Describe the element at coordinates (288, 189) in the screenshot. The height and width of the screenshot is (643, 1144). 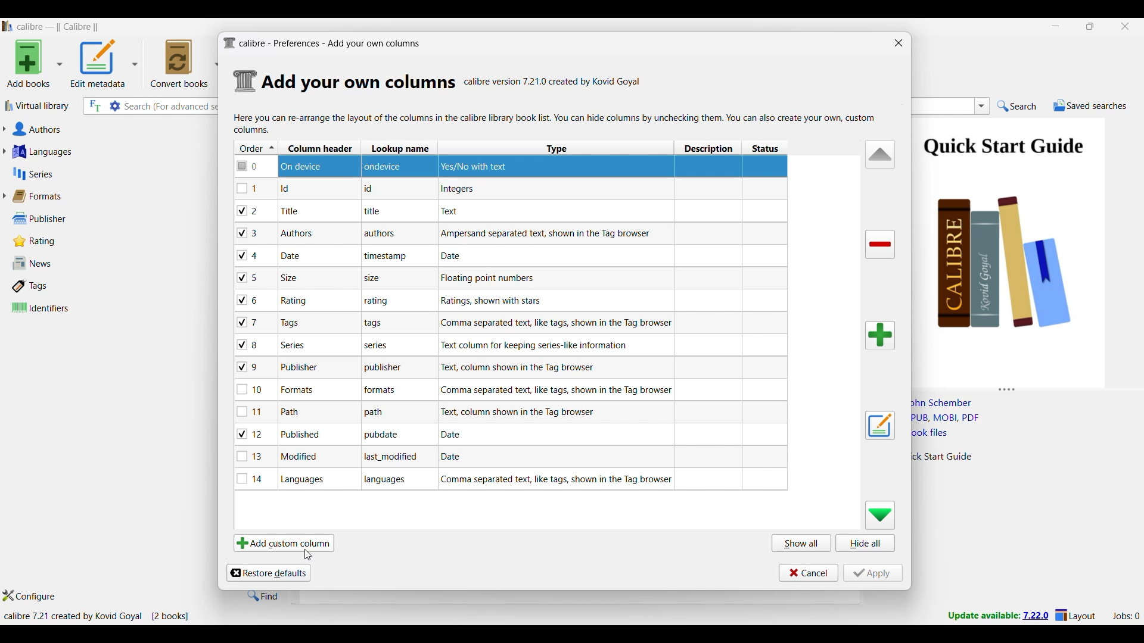
I see `Note` at that location.